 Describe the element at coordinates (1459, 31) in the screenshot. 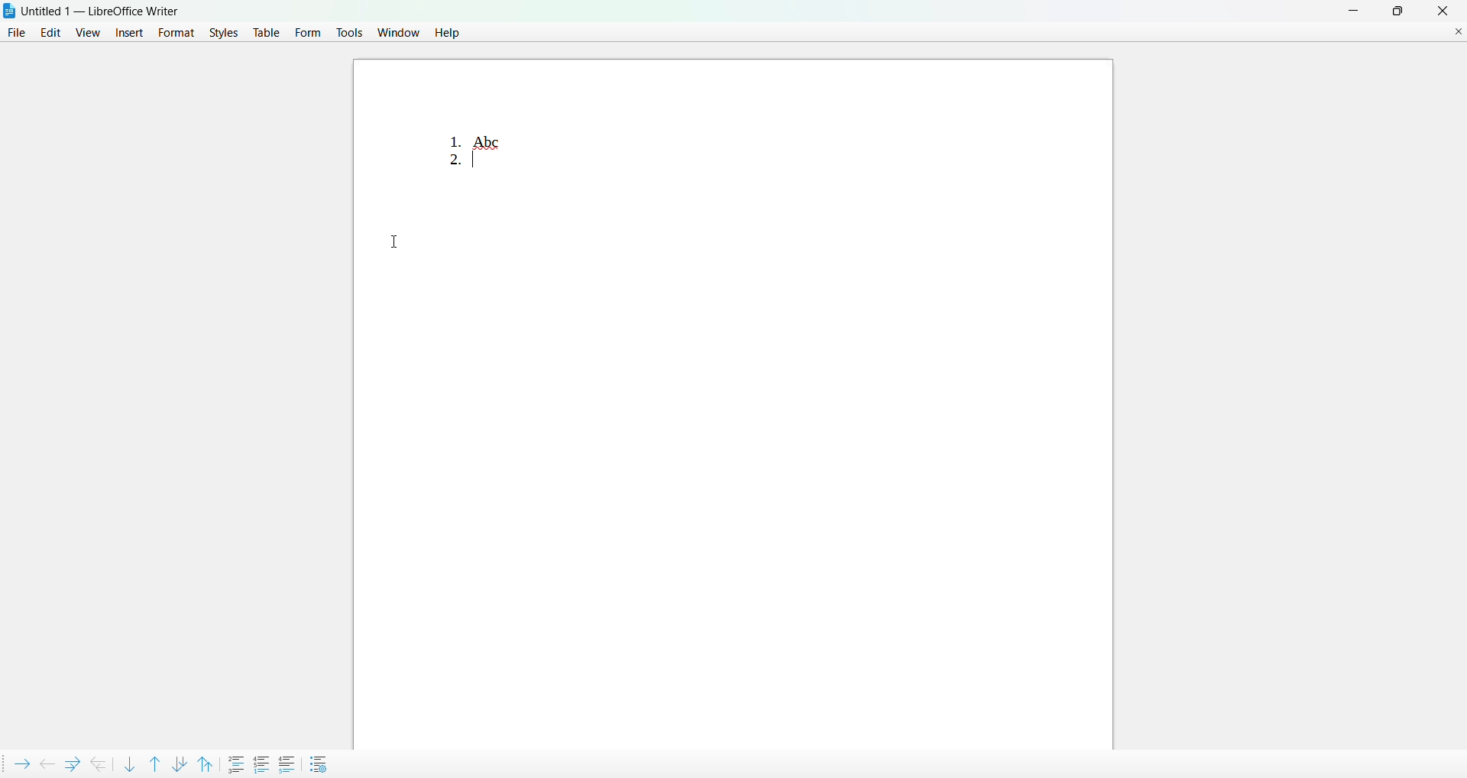

I see `close document` at that location.